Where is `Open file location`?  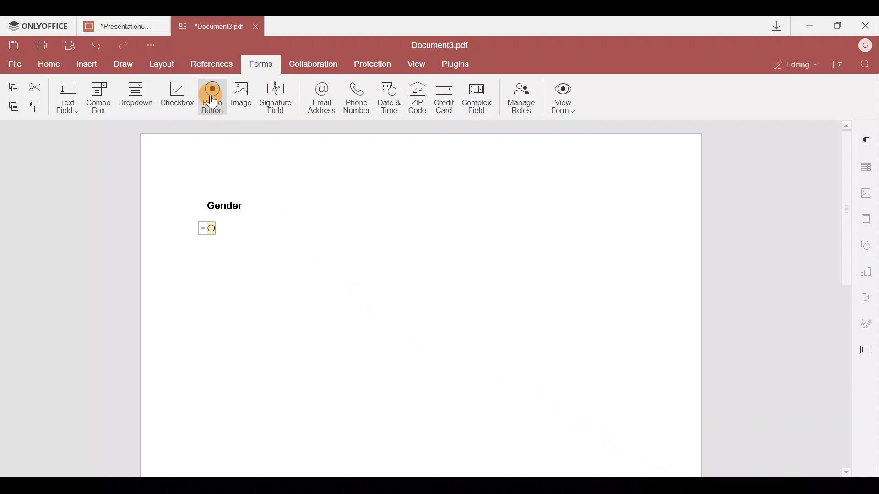
Open file location is located at coordinates (842, 63).